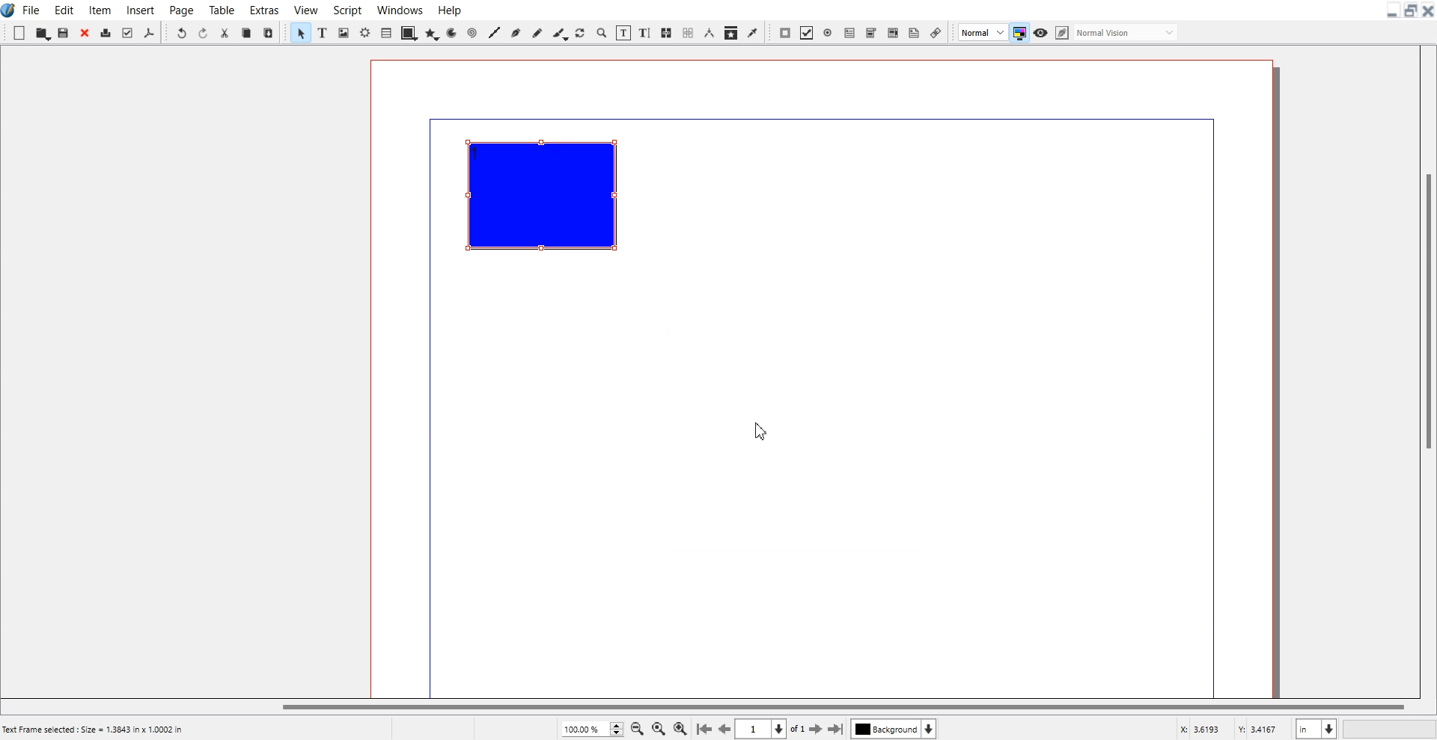 This screenshot has width=1437, height=740. I want to click on Copy item Properties, so click(730, 32).